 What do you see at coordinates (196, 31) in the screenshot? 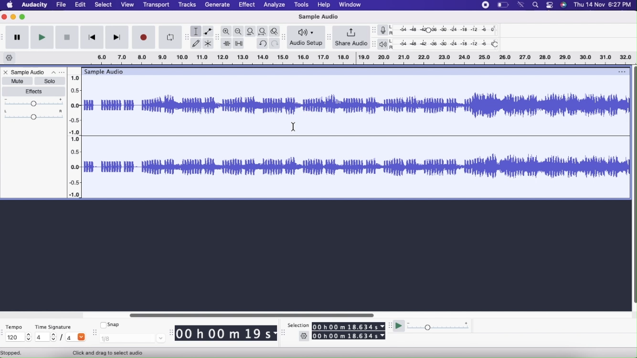
I see `Selection Tool` at bounding box center [196, 31].